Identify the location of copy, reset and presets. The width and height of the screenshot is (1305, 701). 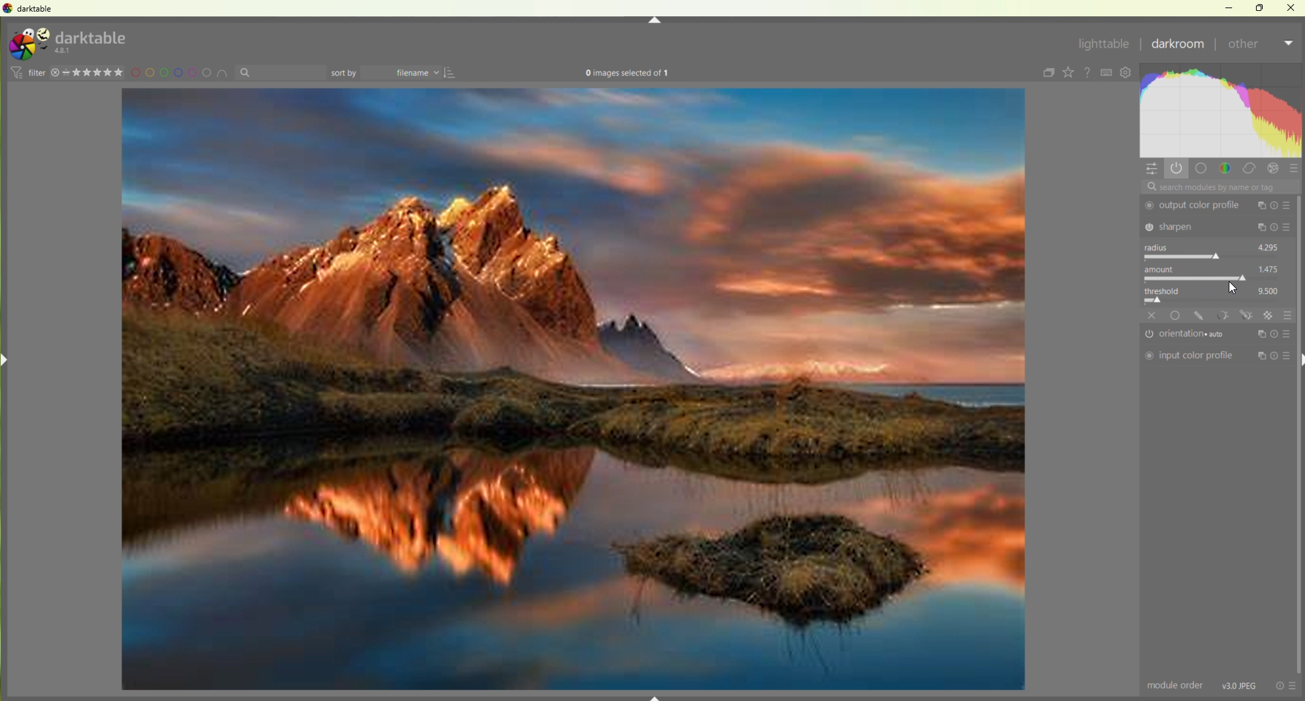
(1274, 357).